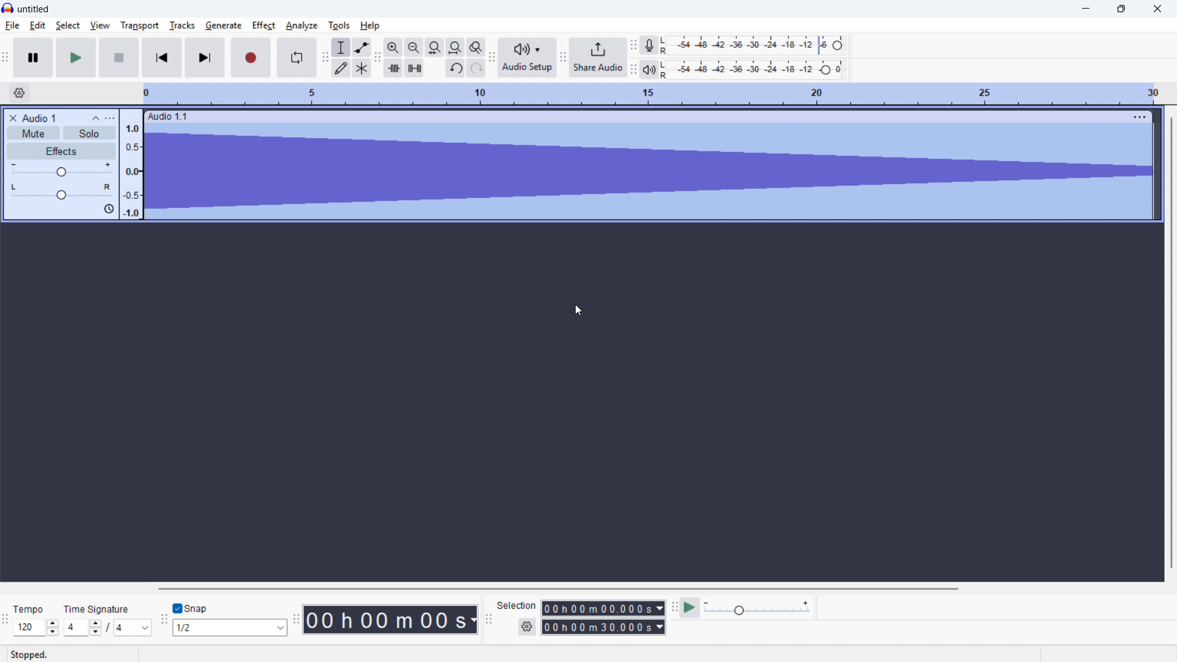 This screenshot has width=1177, height=662. What do you see at coordinates (119, 58) in the screenshot?
I see `stop ` at bounding box center [119, 58].